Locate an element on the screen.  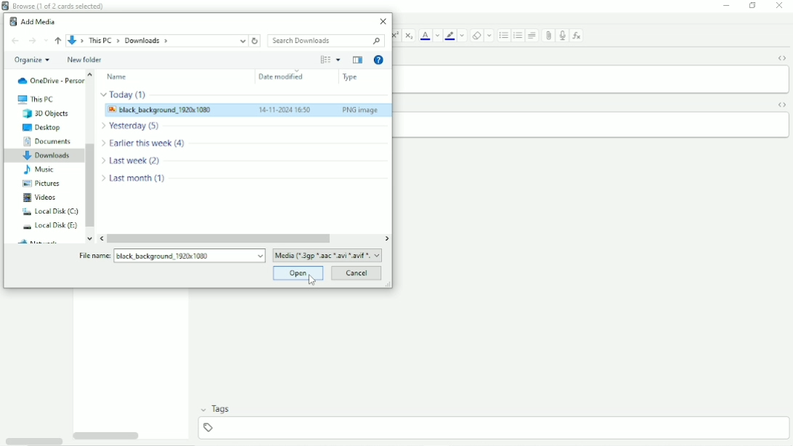
Organize is located at coordinates (32, 60).